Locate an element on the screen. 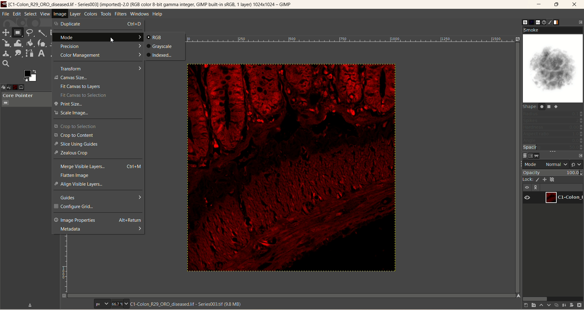 The image size is (584, 310). pixels is located at coordinates (103, 303).